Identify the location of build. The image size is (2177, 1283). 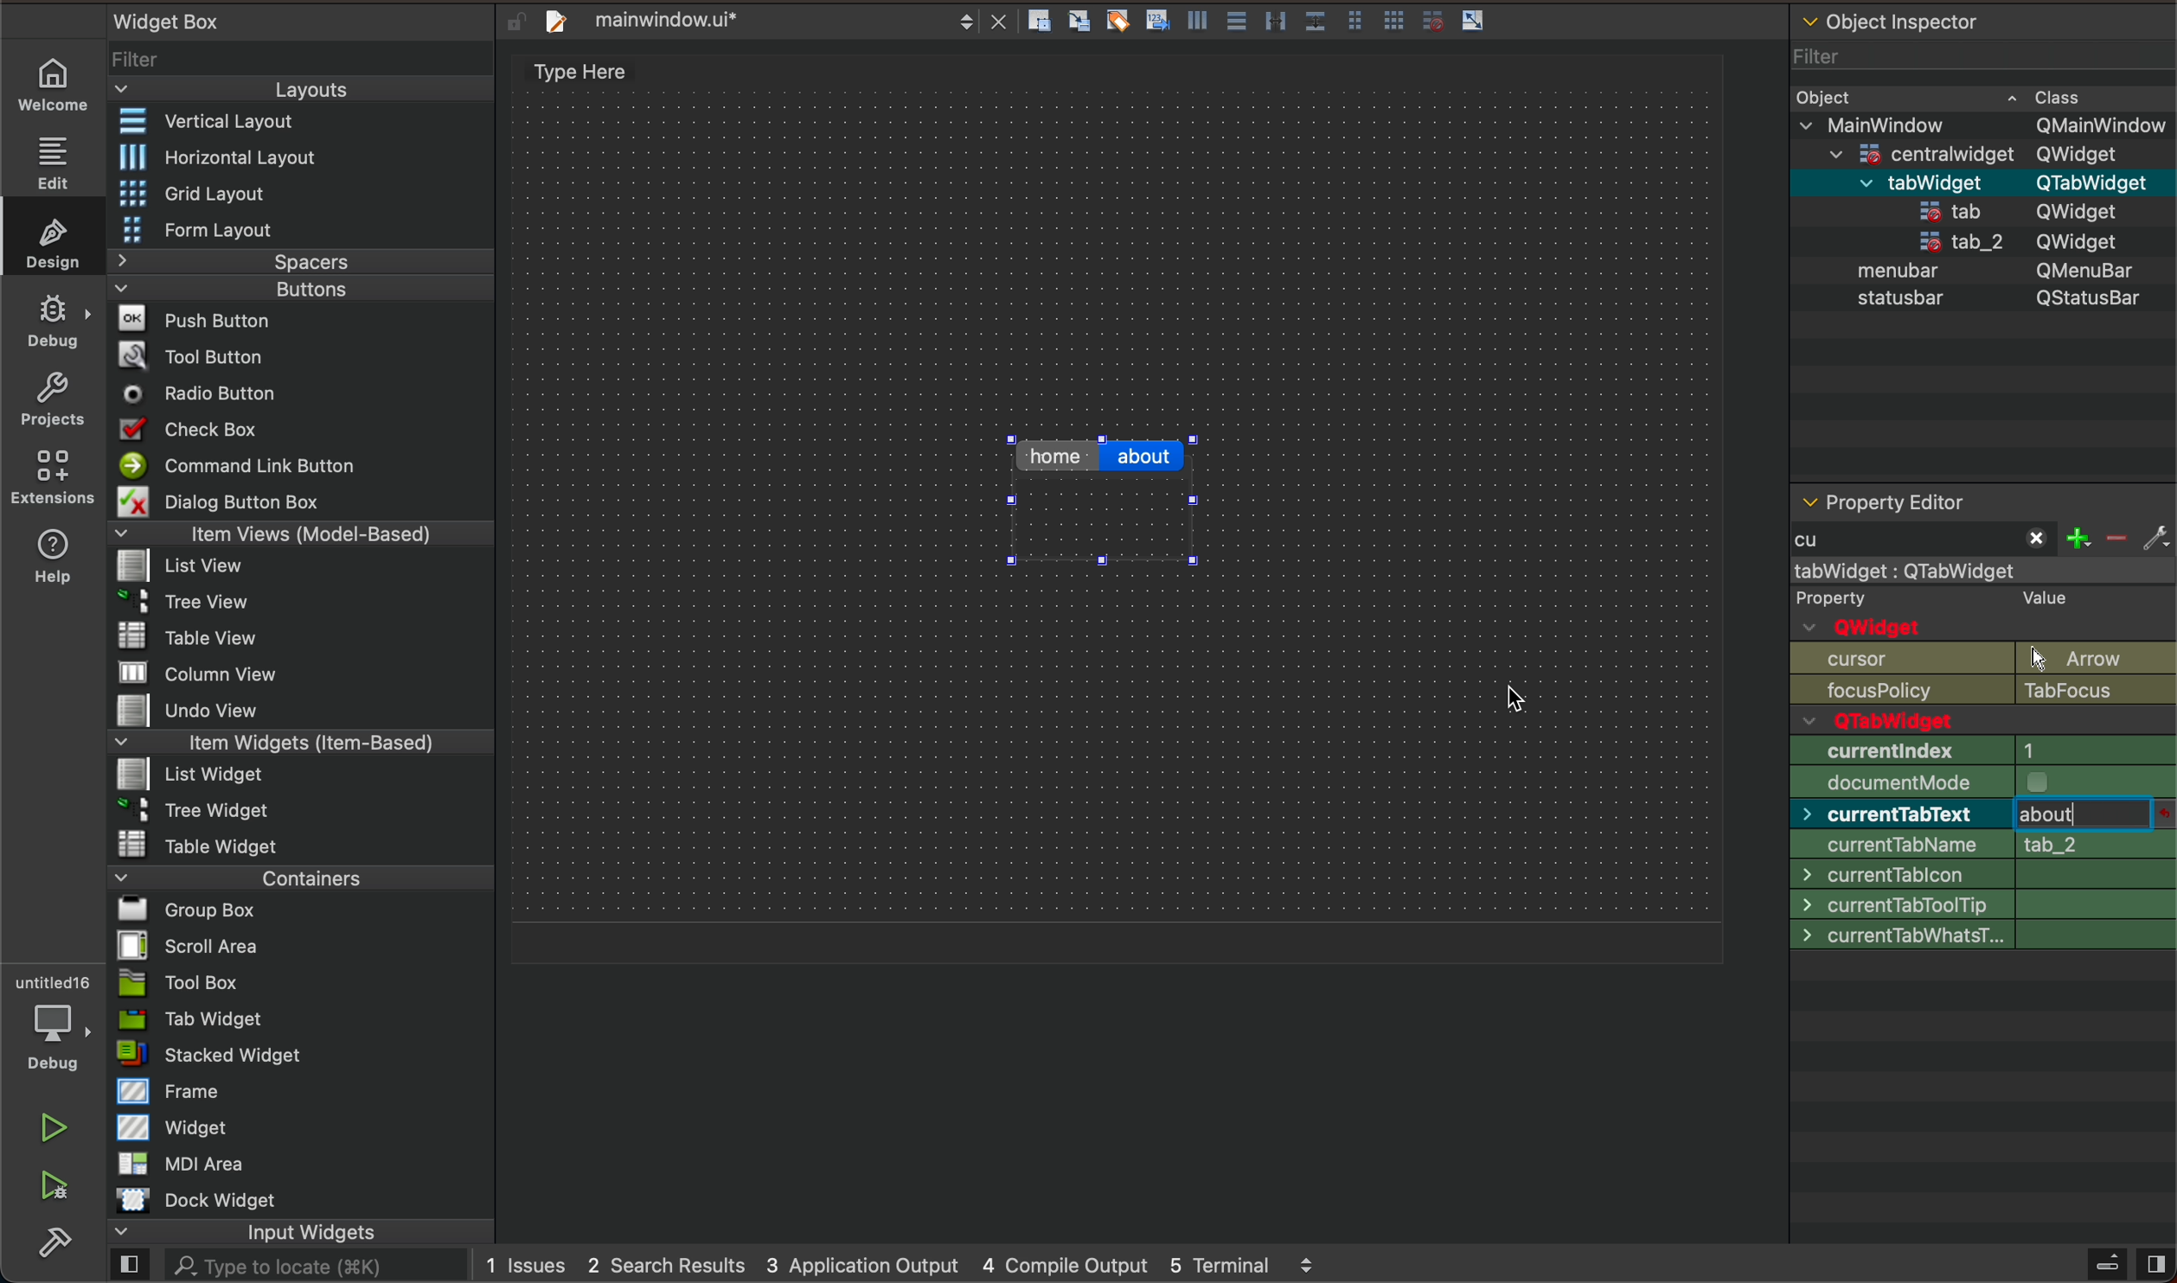
(63, 1246).